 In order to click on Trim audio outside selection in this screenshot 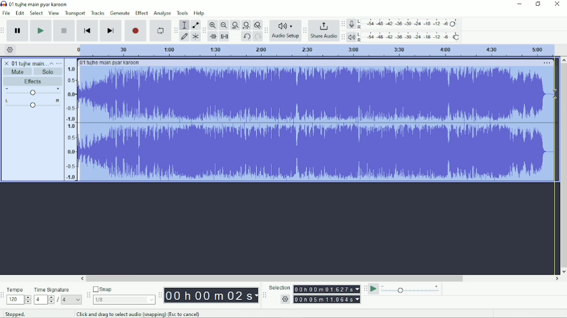, I will do `click(214, 37)`.